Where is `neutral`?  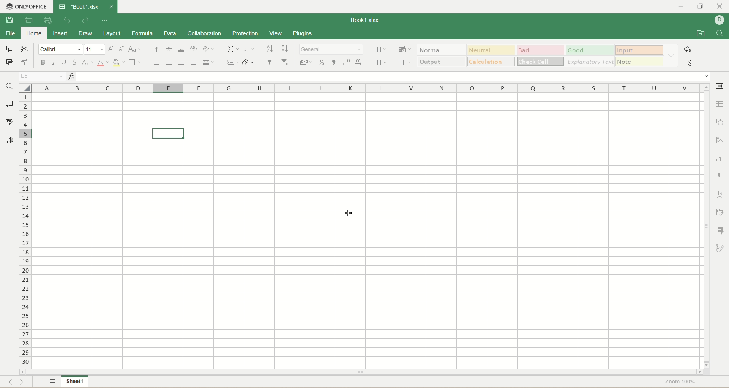
neutral is located at coordinates (492, 50).